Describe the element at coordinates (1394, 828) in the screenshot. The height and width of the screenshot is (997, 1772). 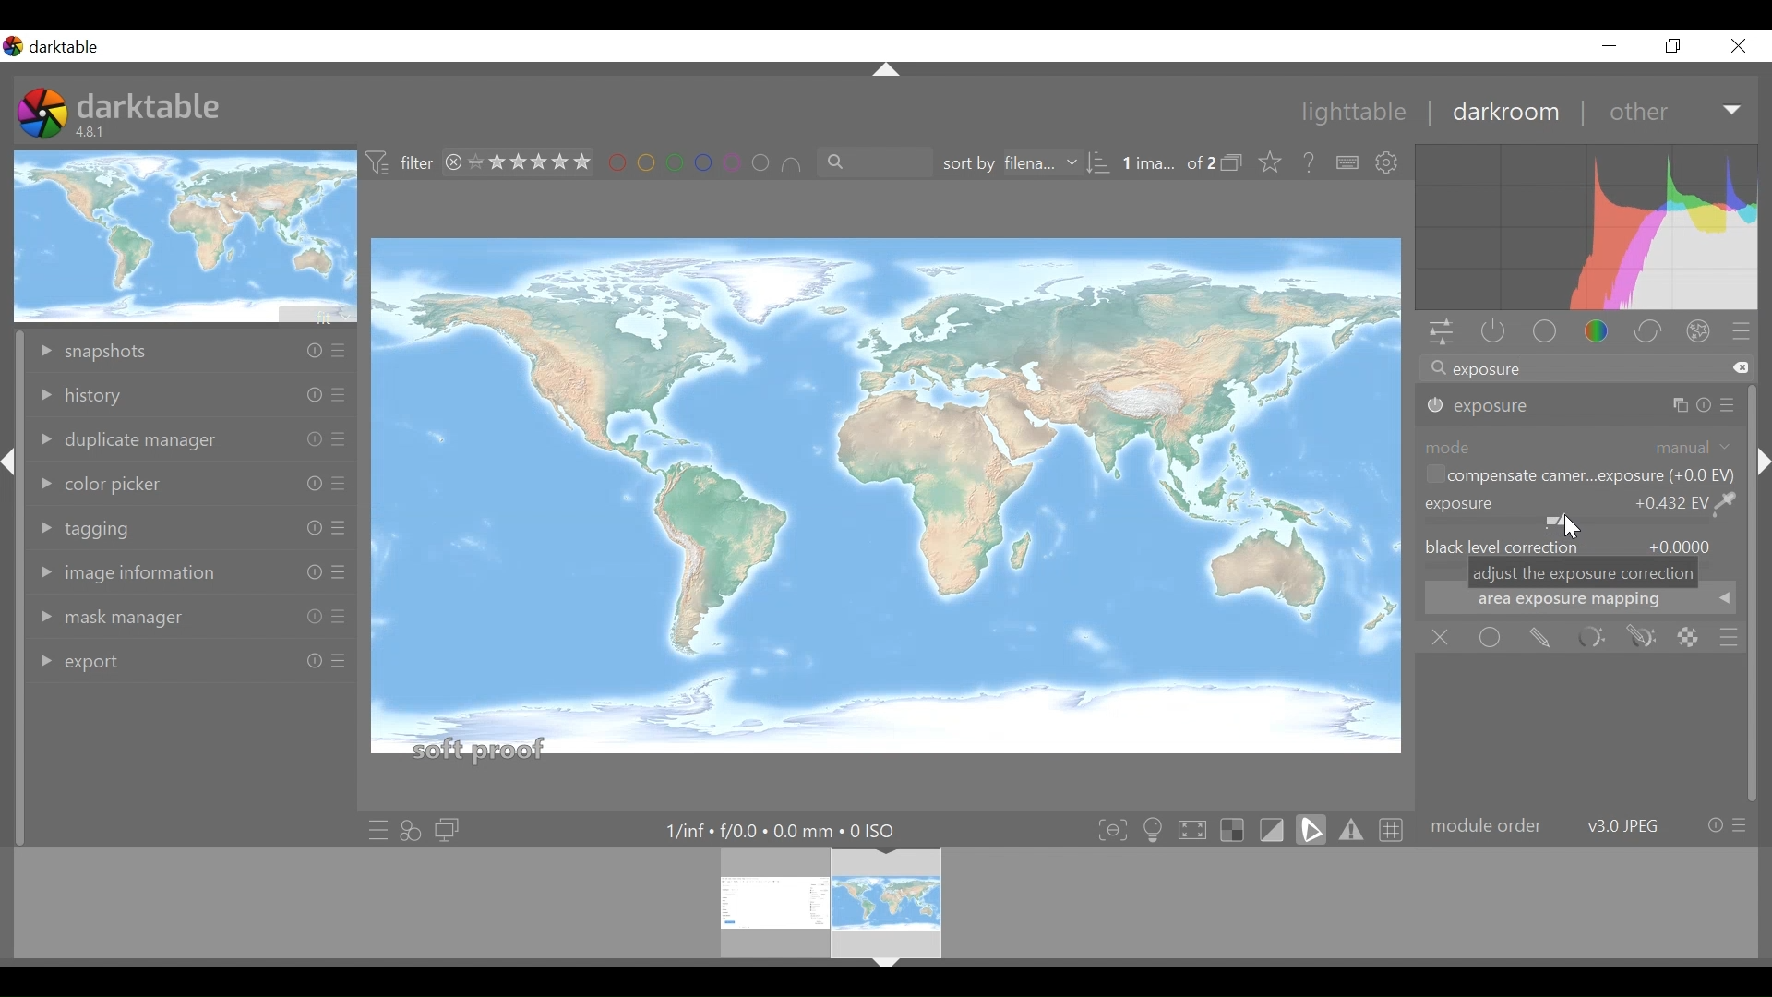
I see `toggle guide lines` at that location.